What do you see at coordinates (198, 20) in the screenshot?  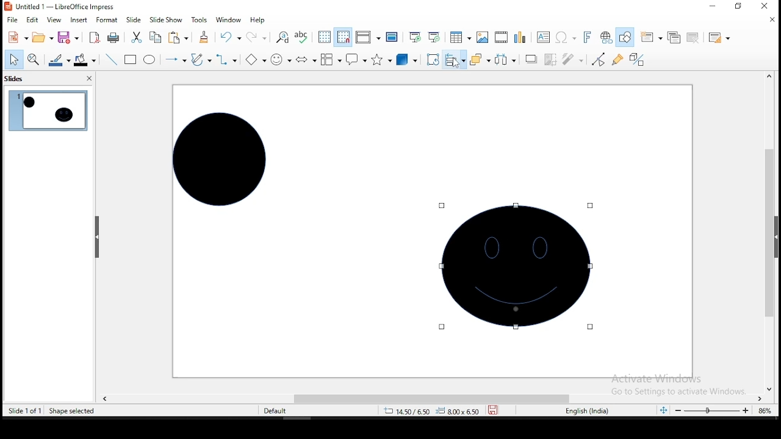 I see `tools` at bounding box center [198, 20].